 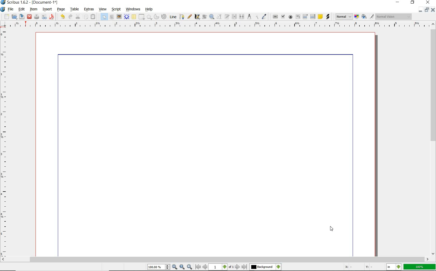 What do you see at coordinates (291, 17) in the screenshot?
I see `pdf radio button` at bounding box center [291, 17].